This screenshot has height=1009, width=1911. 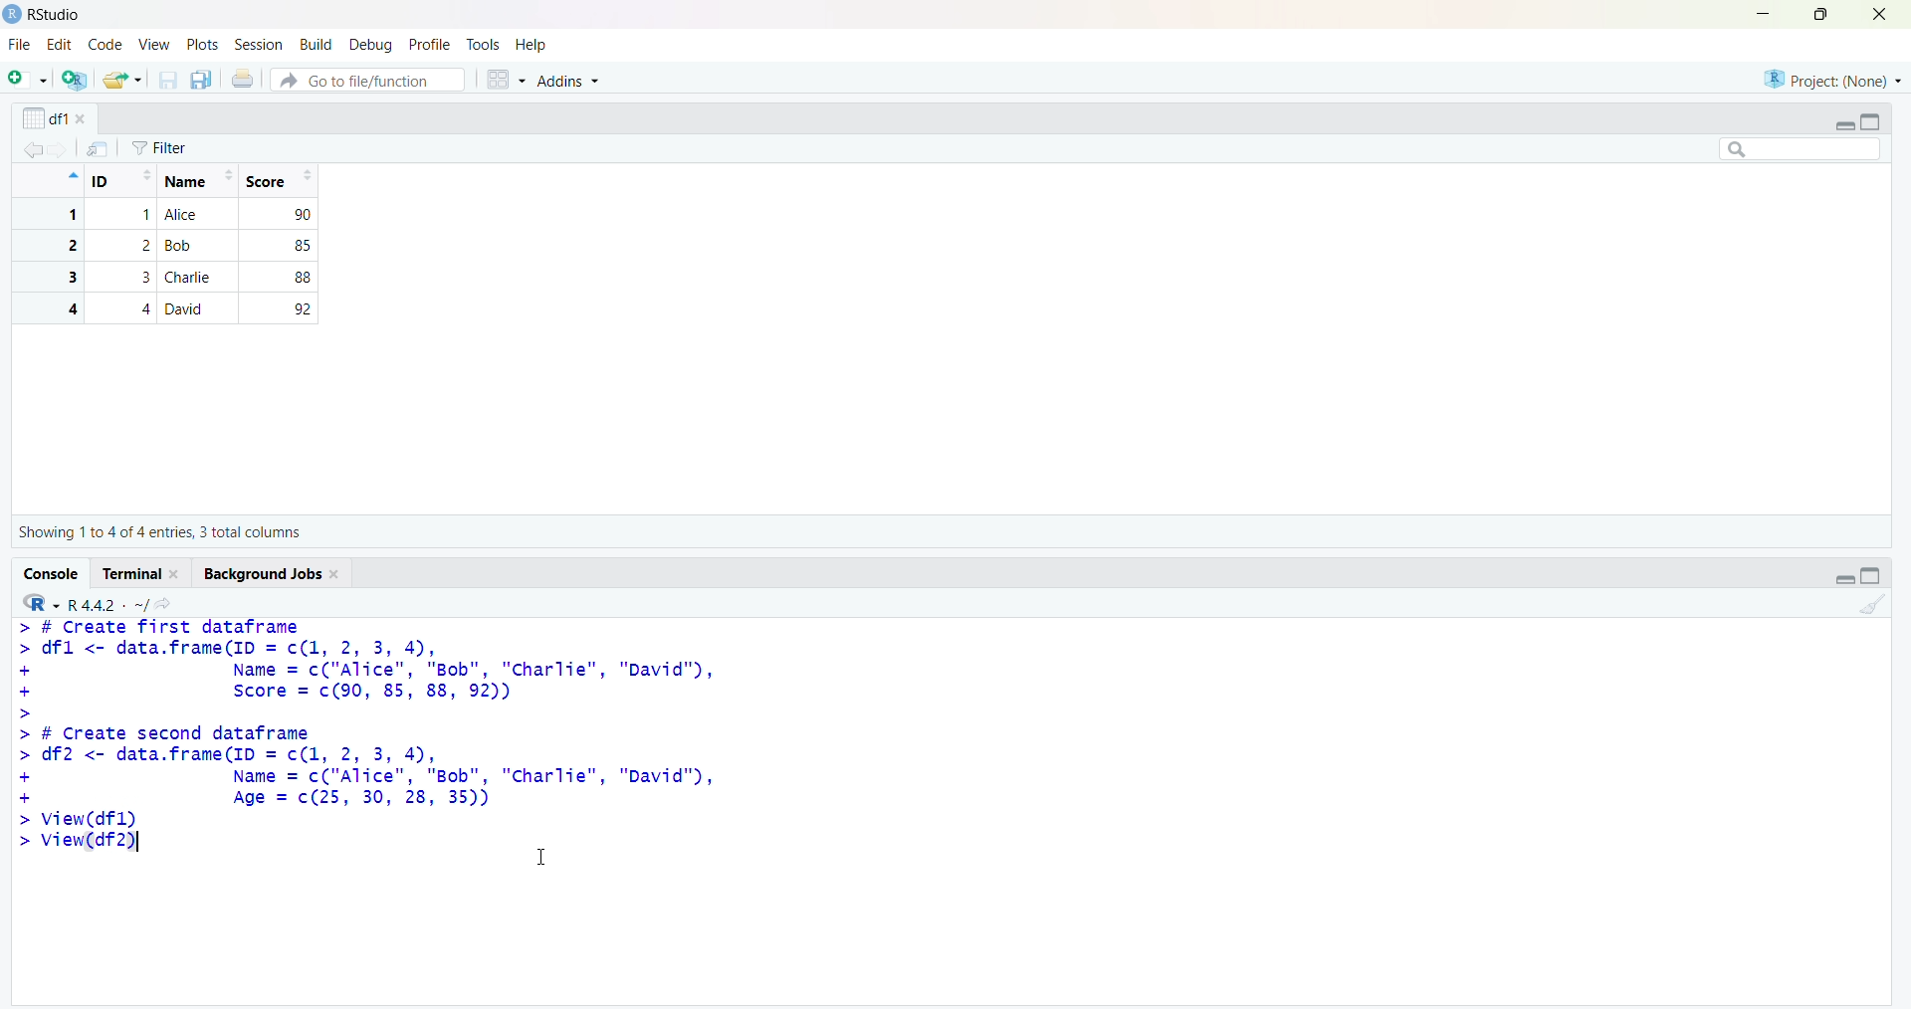 I want to click on add R file, so click(x=76, y=80).